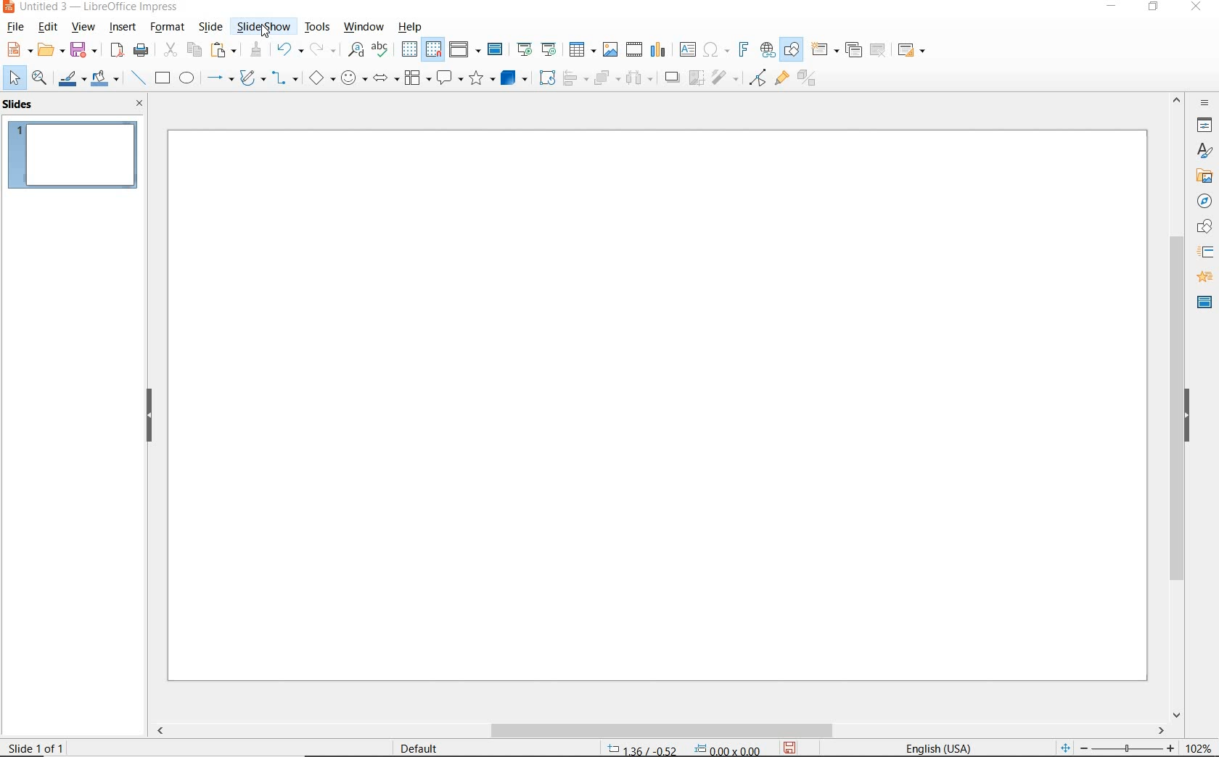  I want to click on SIDEBAR SETTINGS, so click(1204, 104).